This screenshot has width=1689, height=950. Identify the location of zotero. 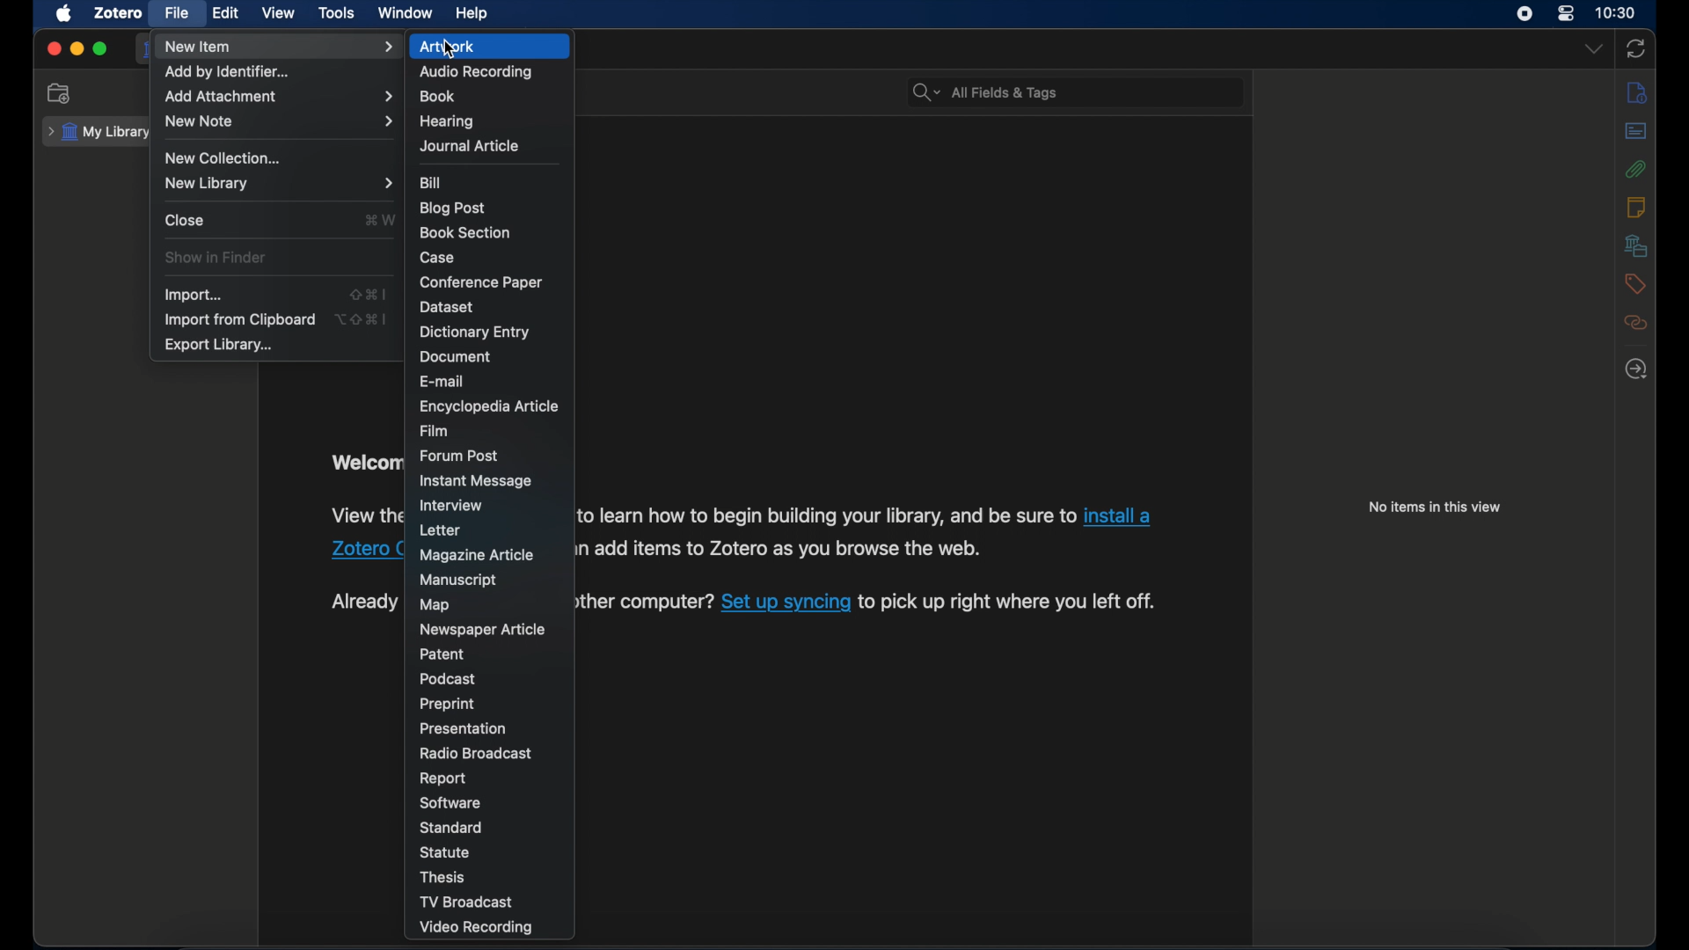
(118, 13).